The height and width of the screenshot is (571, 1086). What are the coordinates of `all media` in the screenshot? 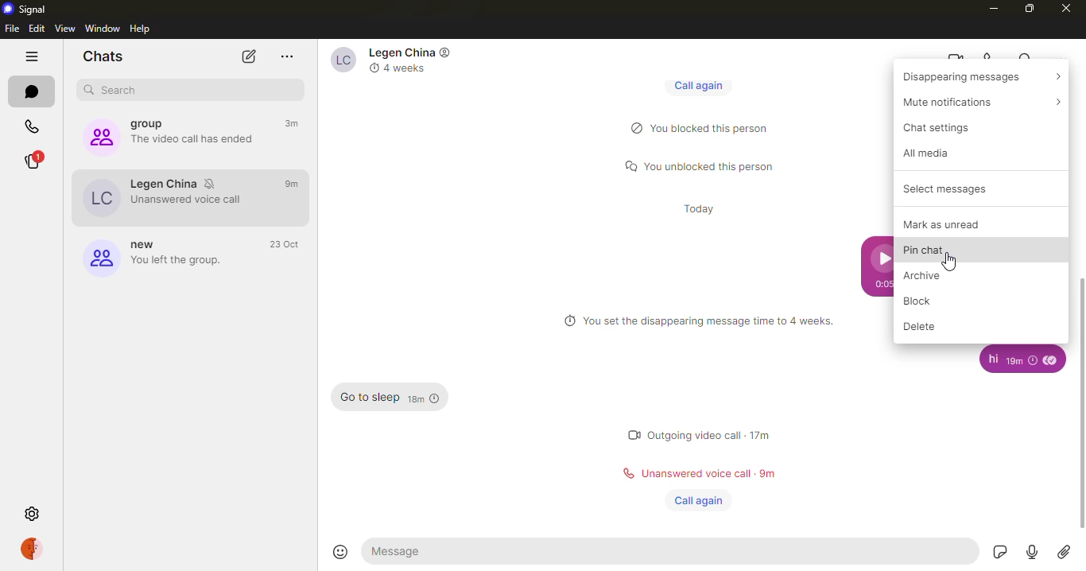 It's located at (944, 154).